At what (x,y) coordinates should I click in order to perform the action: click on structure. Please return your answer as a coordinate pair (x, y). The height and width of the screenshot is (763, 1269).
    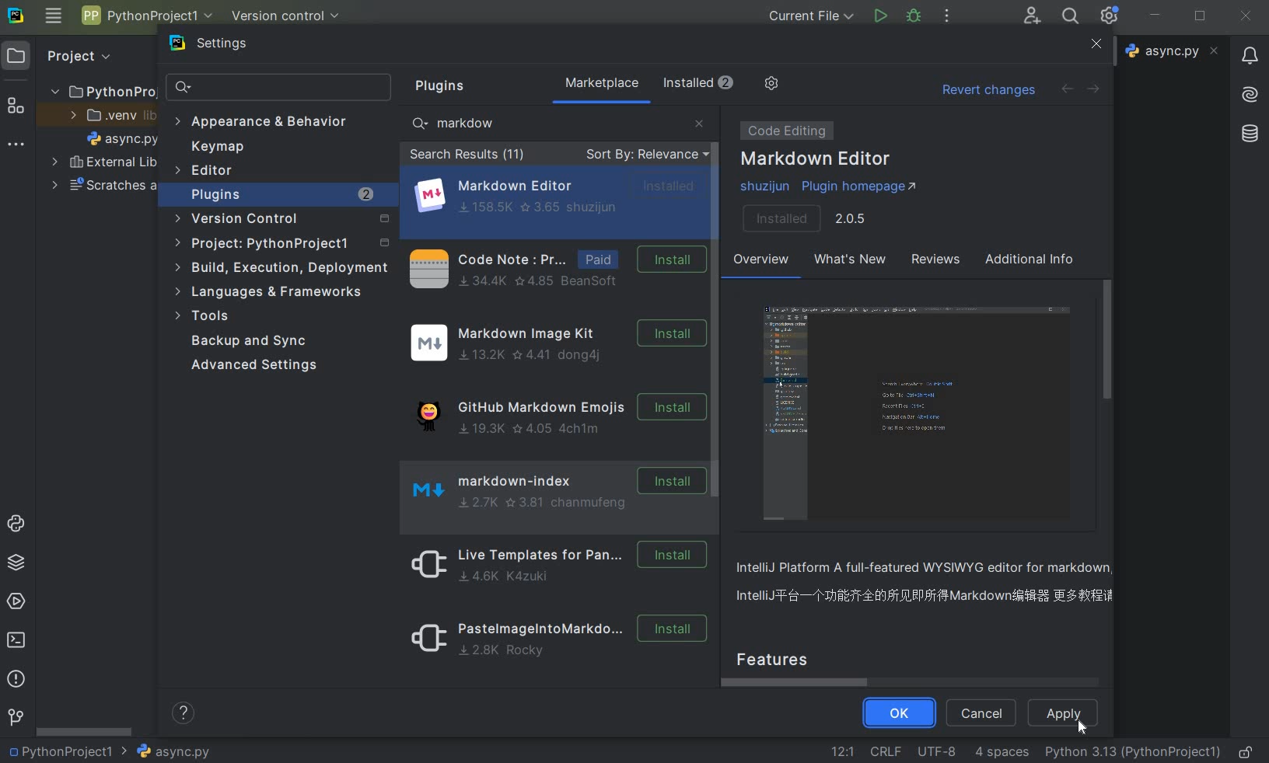
    Looking at the image, I should click on (16, 103).